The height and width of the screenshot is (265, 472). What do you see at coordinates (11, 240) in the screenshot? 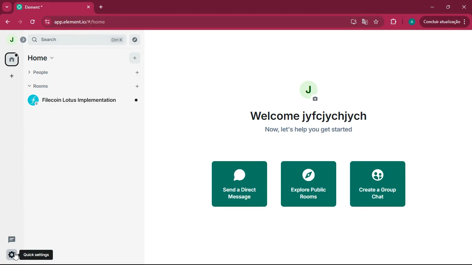
I see `comments` at bounding box center [11, 240].